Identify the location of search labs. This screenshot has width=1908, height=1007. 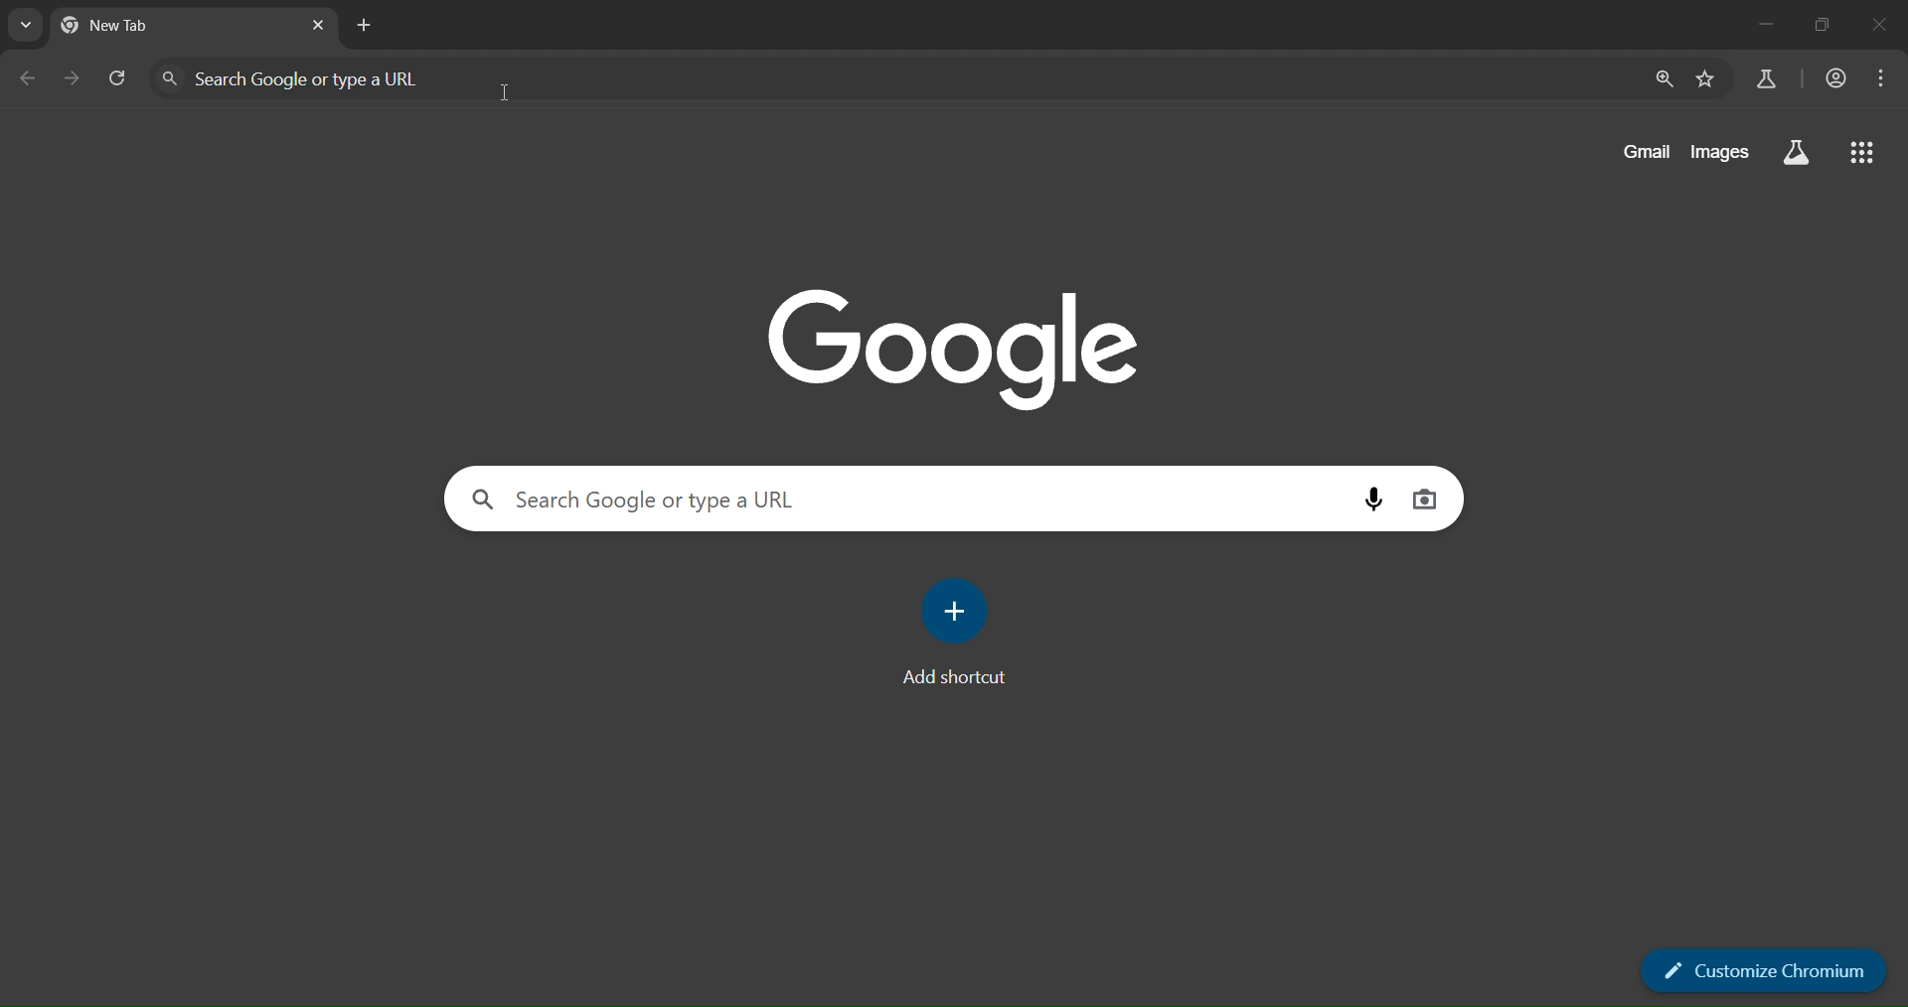
(1770, 82).